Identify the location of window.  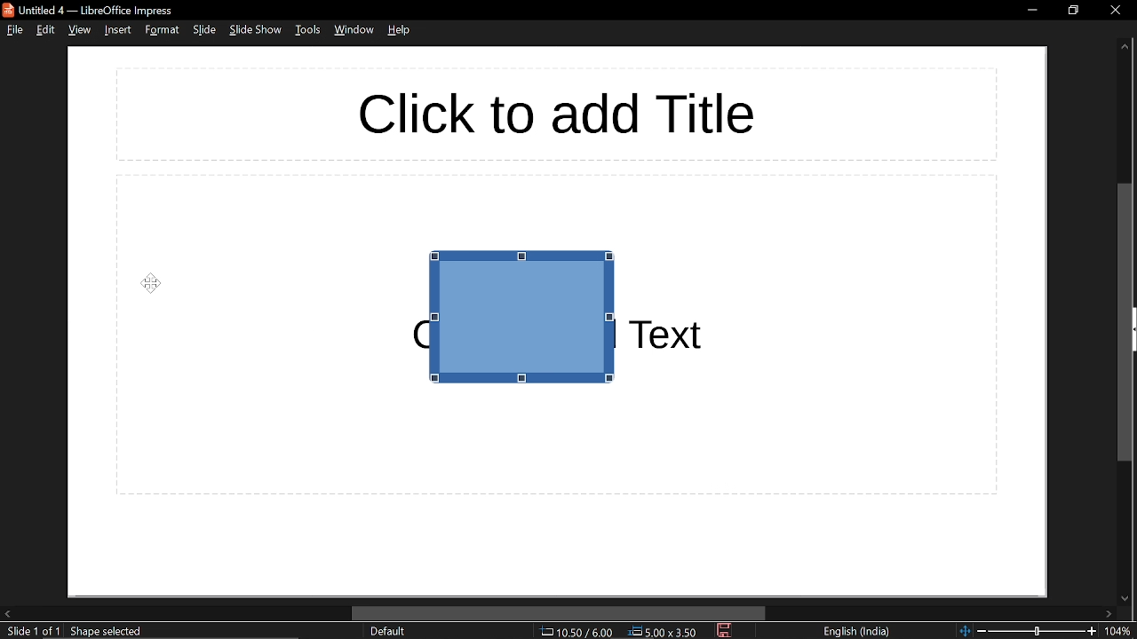
(354, 30).